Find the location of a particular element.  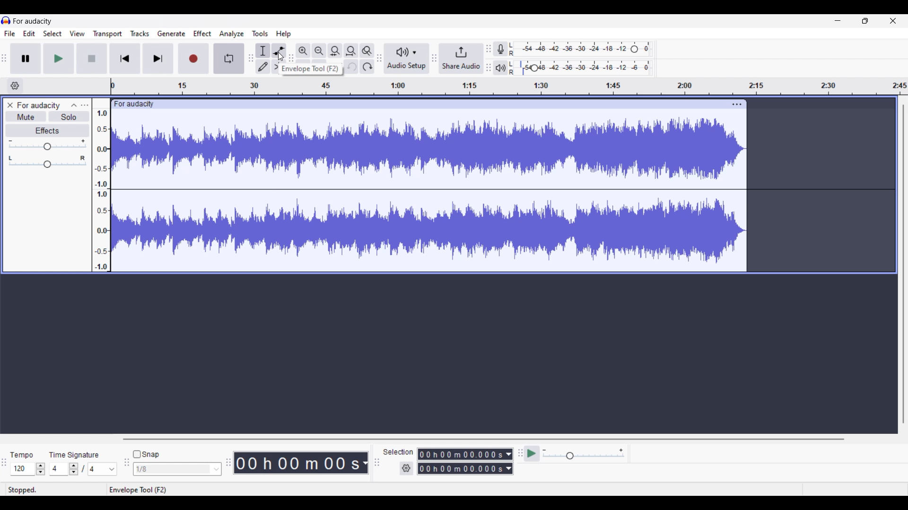

Vertical slide bar is located at coordinates (904, 264).